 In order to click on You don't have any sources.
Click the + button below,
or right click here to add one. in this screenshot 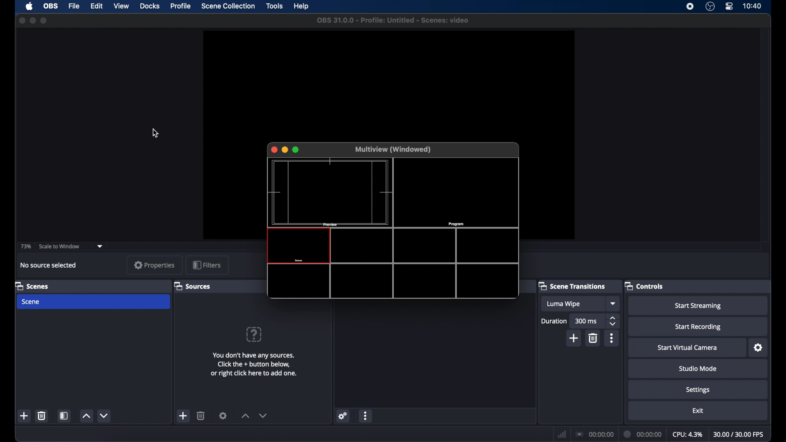, I will do `click(255, 362)`.